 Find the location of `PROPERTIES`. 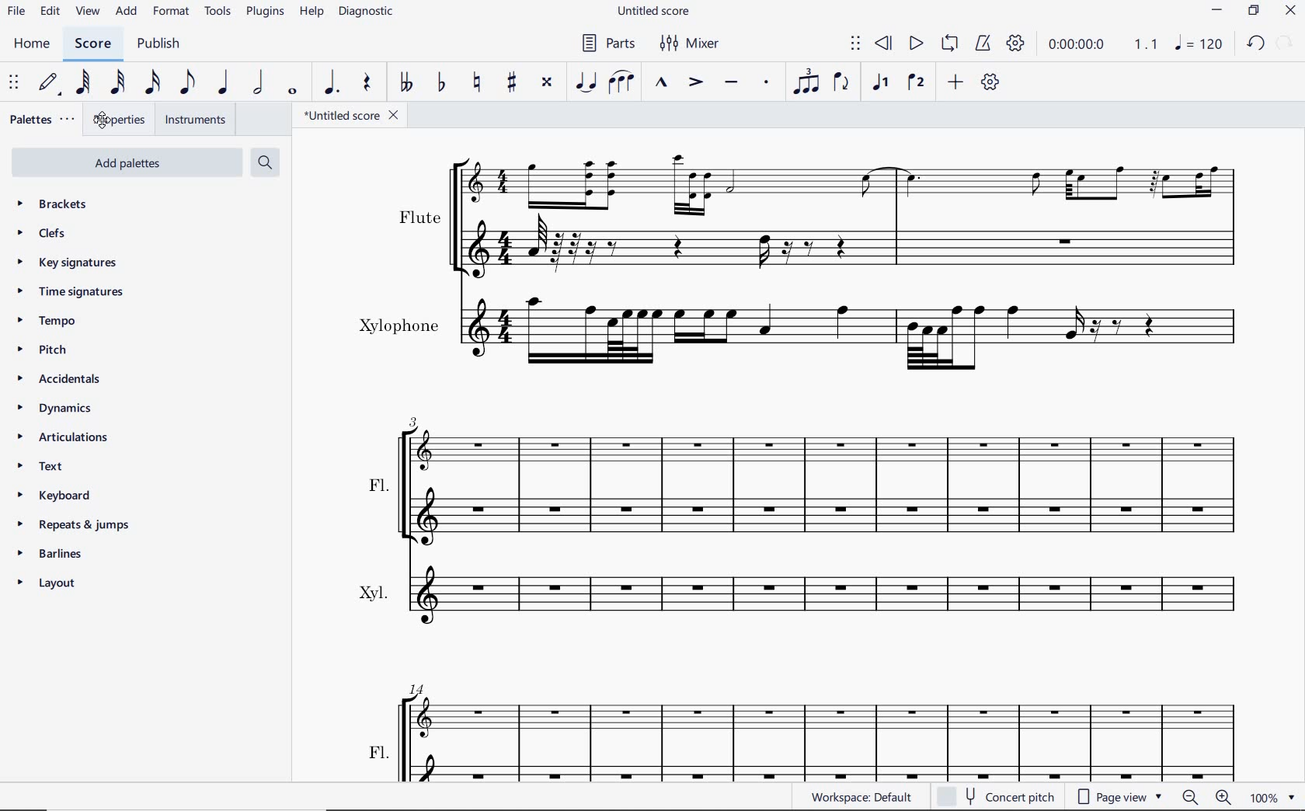

PROPERTIES is located at coordinates (118, 121).